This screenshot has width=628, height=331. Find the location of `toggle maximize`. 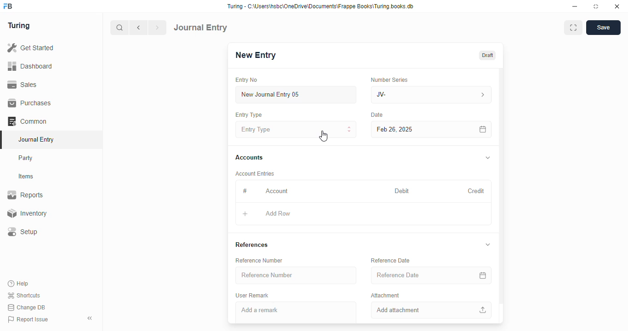

toggle maximize is located at coordinates (596, 6).